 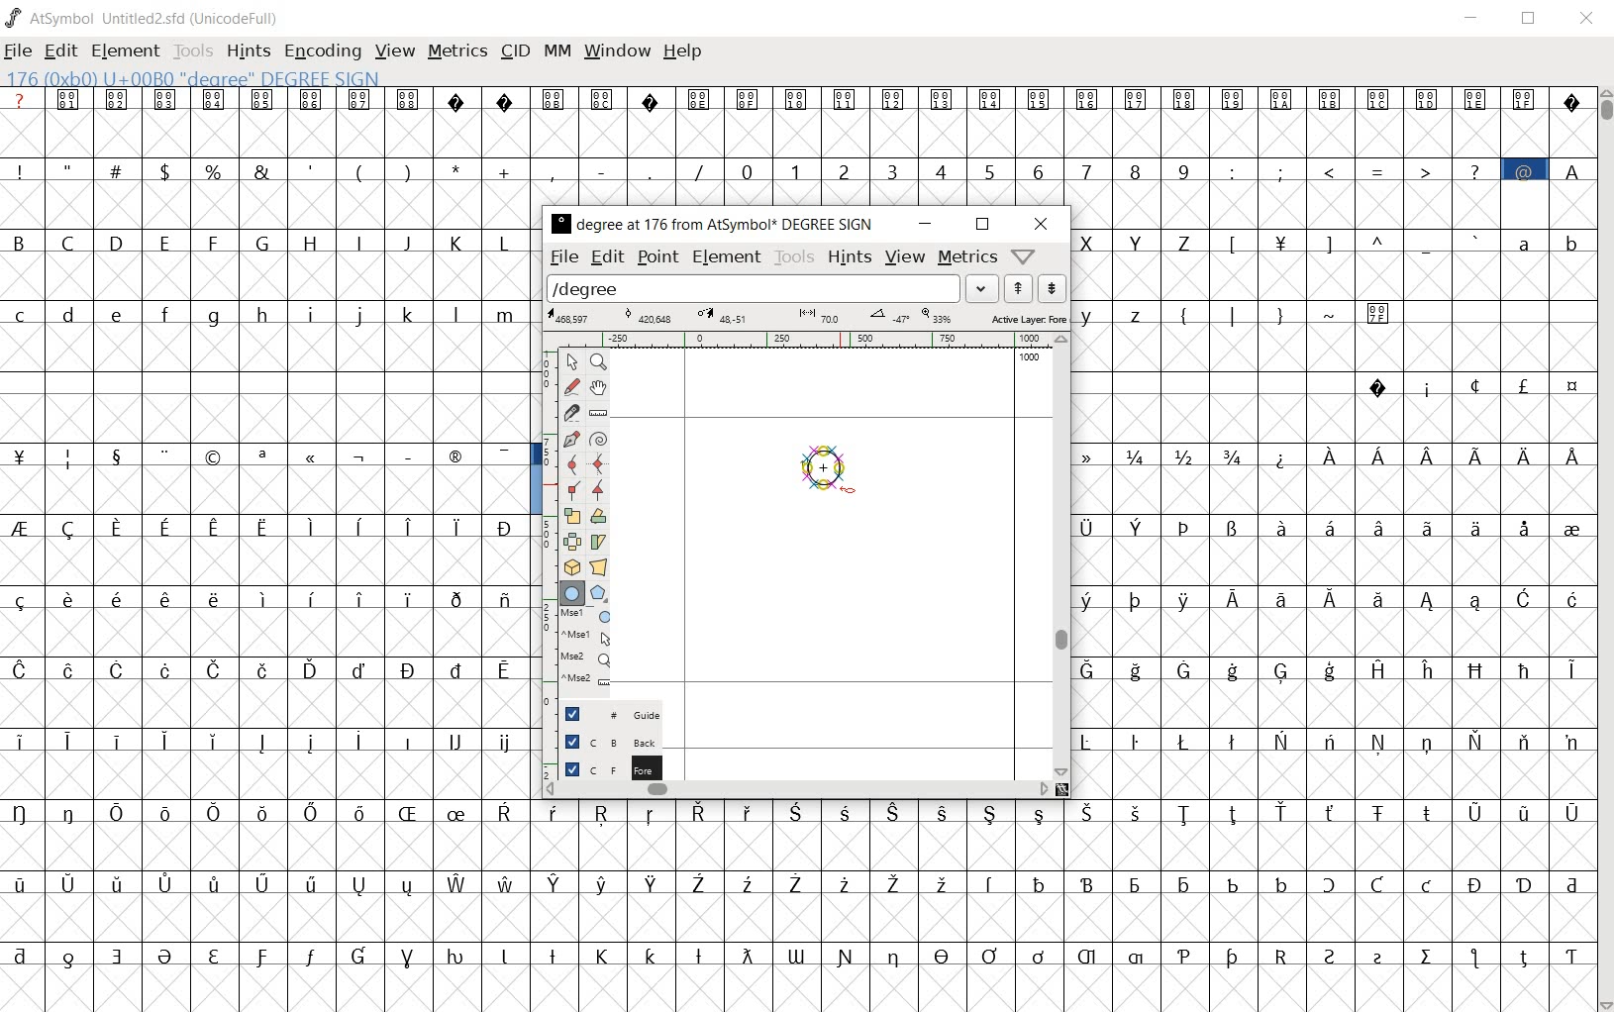 I want to click on degree at 176 from AtSymbol Degree Sign, so click(x=711, y=226).